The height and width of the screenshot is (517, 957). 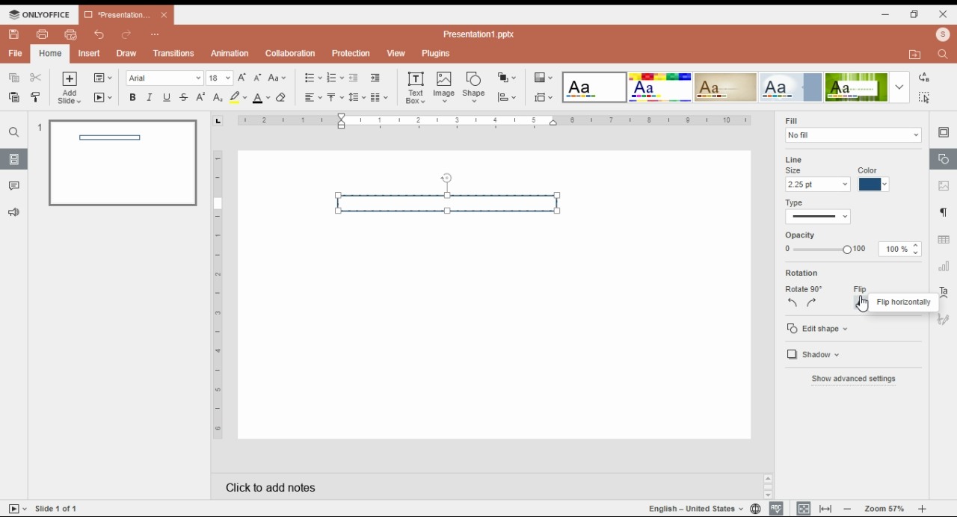 What do you see at coordinates (13, 132) in the screenshot?
I see `find` at bounding box center [13, 132].